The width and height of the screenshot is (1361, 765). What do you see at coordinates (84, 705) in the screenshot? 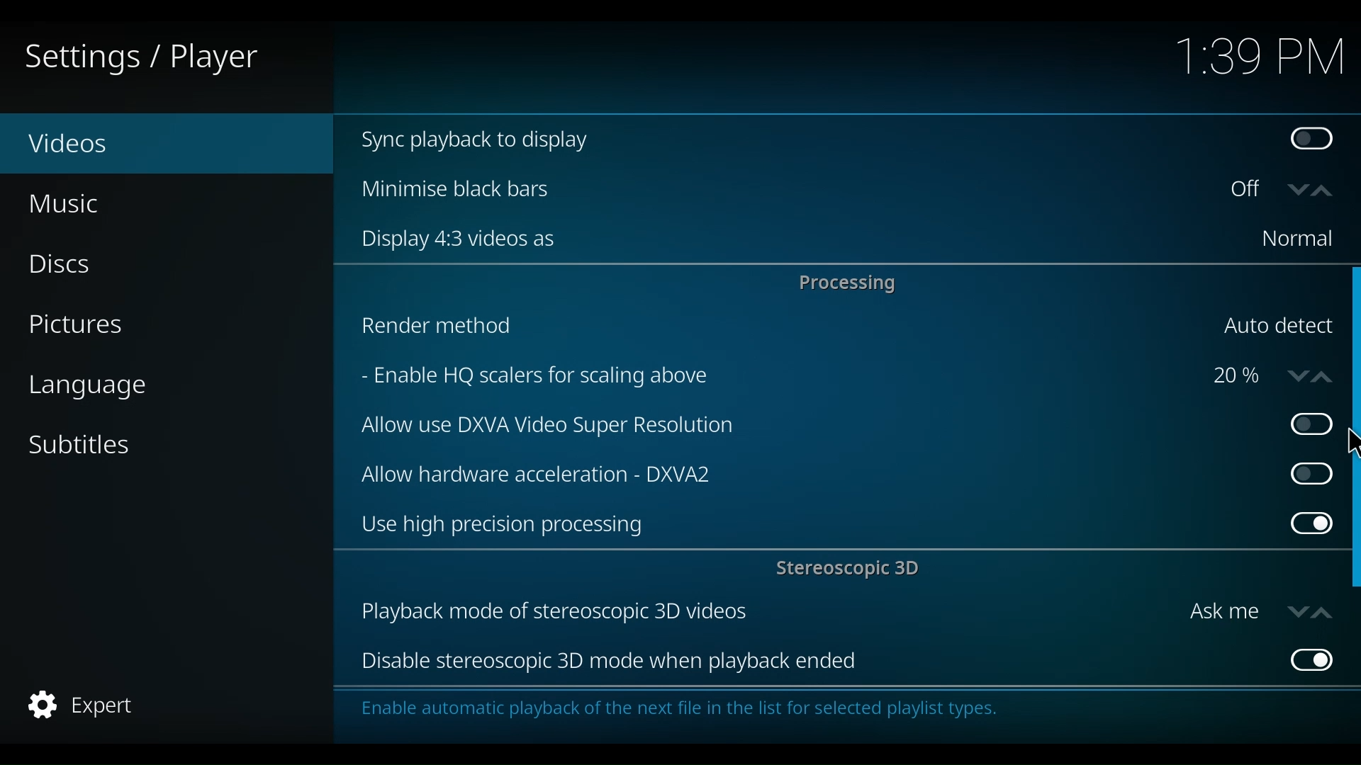
I see `Expert` at bounding box center [84, 705].